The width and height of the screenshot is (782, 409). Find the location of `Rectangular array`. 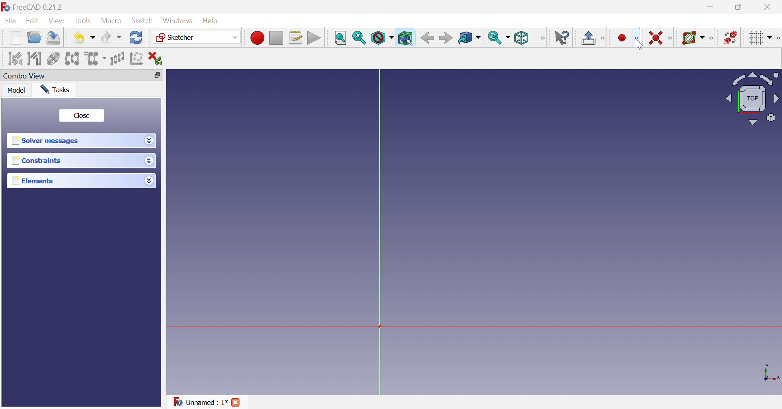

Rectangular array is located at coordinates (118, 59).